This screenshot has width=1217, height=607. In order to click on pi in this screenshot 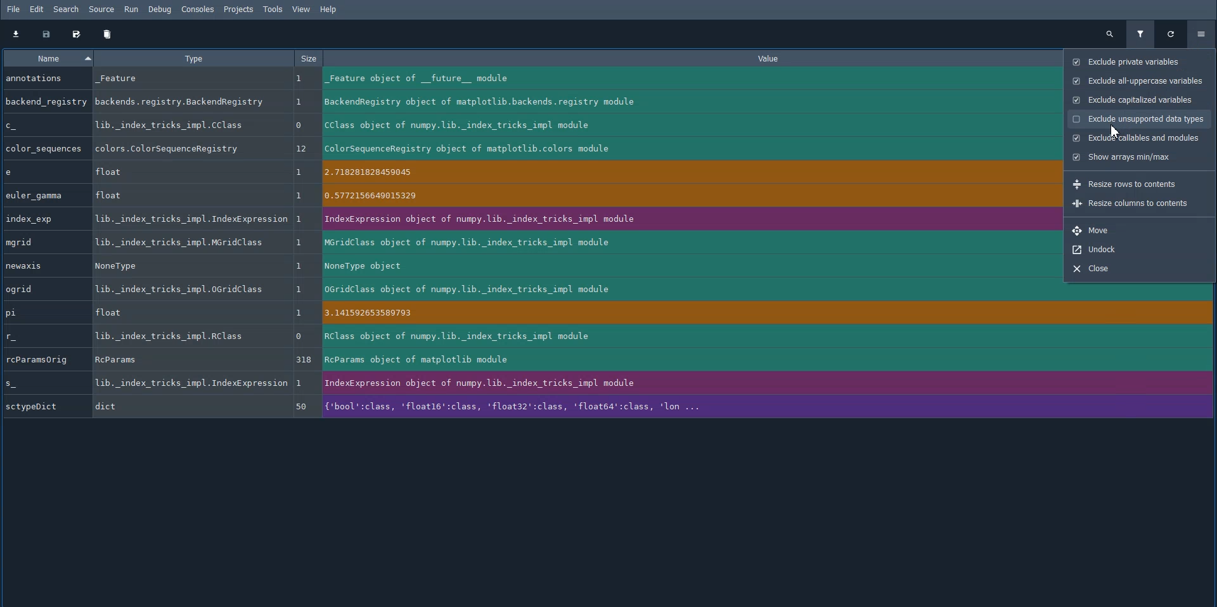, I will do `click(41, 312)`.